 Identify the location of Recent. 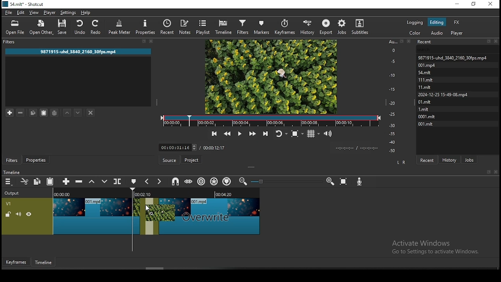
(458, 42).